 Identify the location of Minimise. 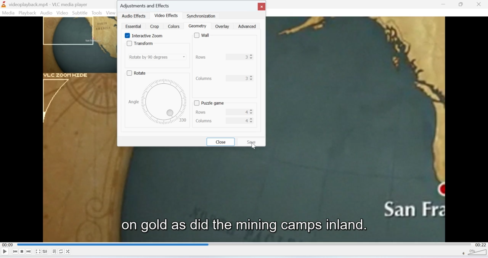
(445, 4).